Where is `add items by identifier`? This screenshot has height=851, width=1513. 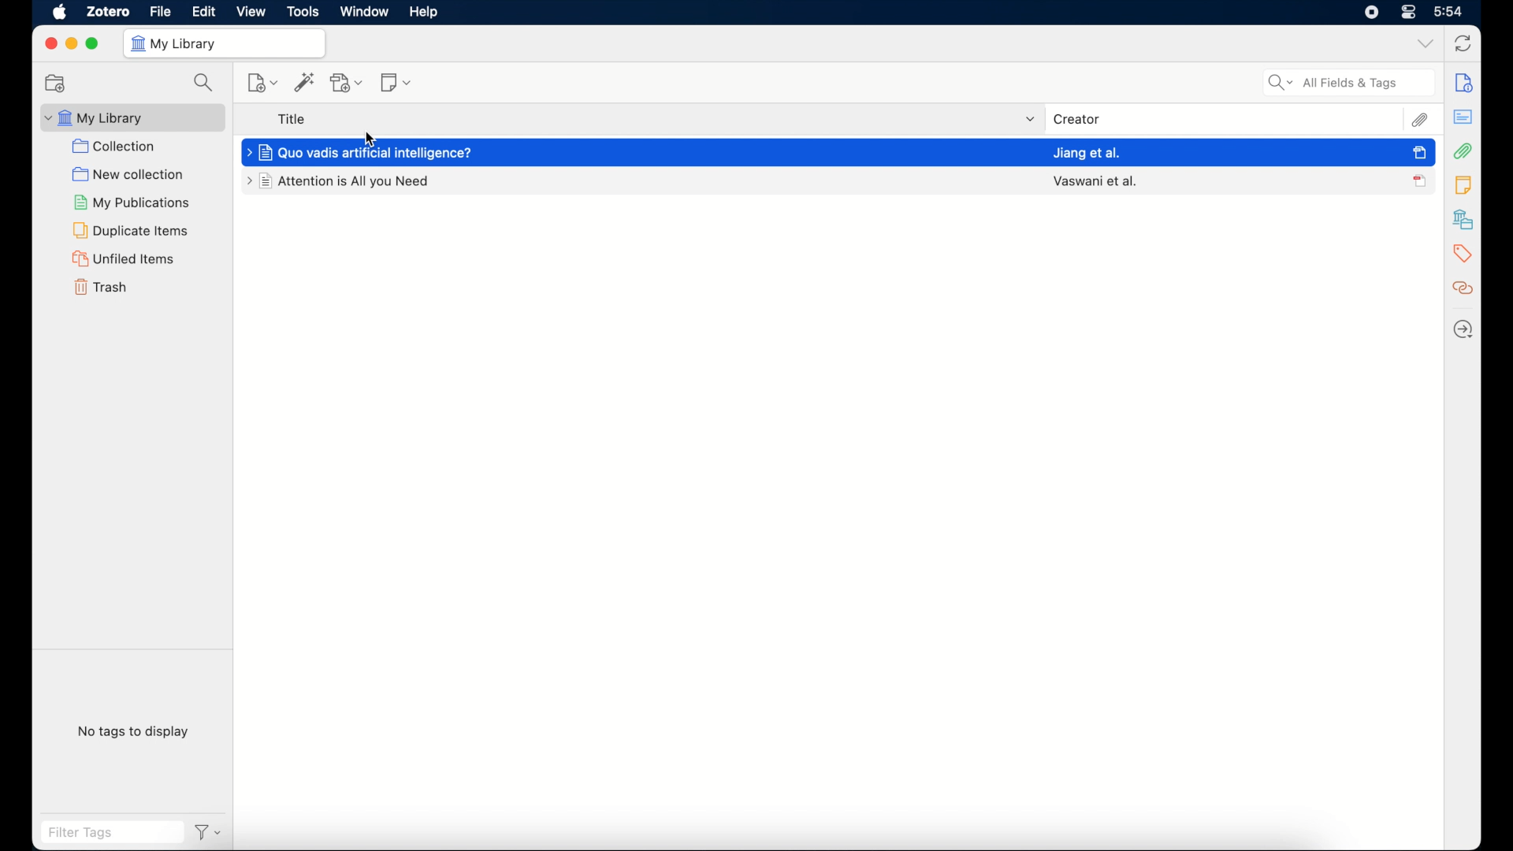 add items by identifier is located at coordinates (304, 82).